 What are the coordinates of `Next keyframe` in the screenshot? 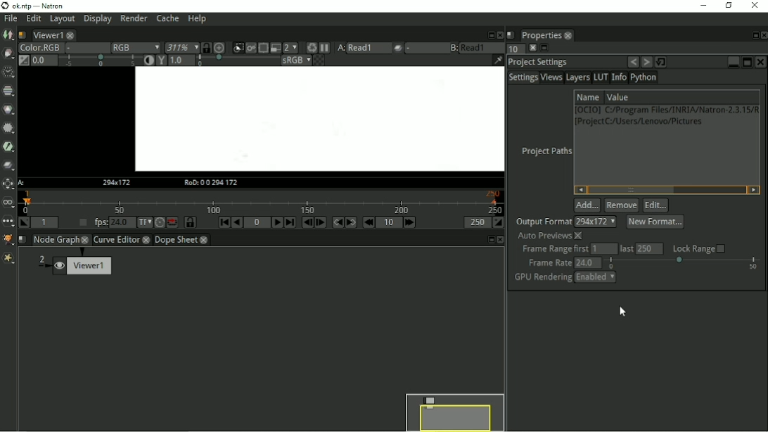 It's located at (353, 222).